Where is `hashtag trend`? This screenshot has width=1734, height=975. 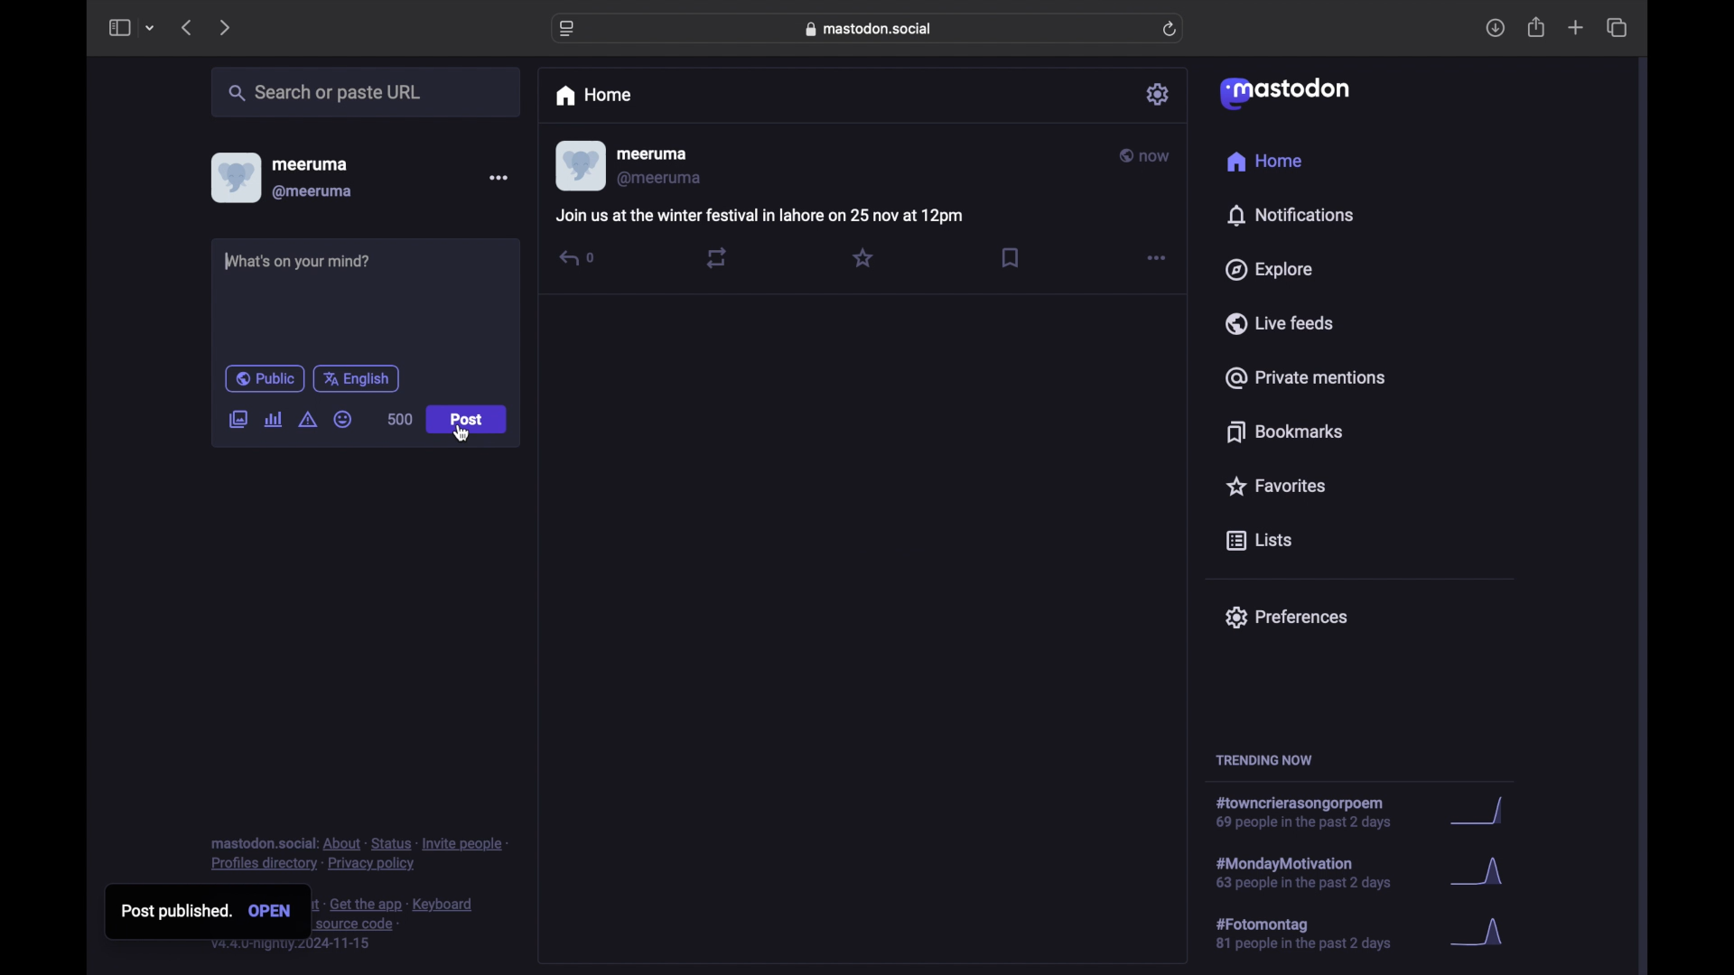
hashtag trend is located at coordinates (1313, 813).